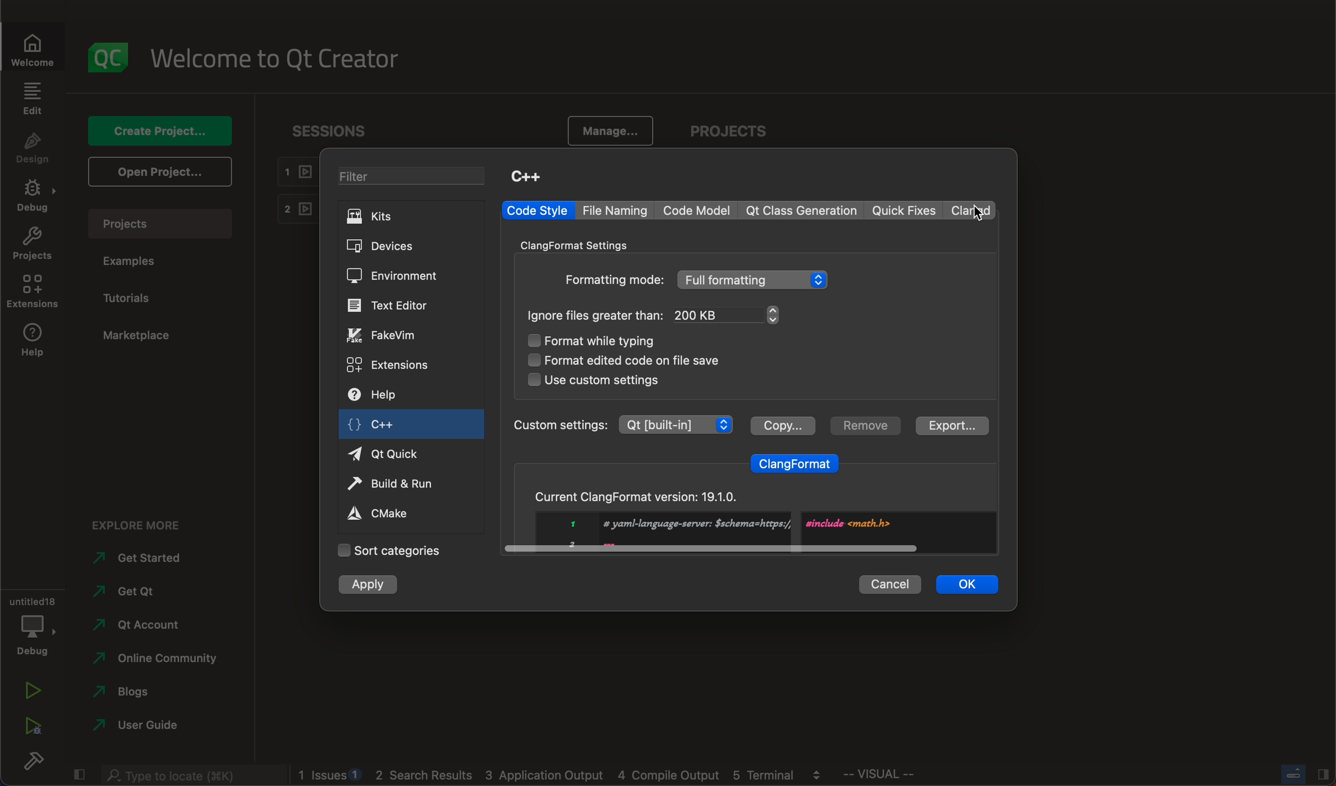  Describe the element at coordinates (537, 211) in the screenshot. I see `code style` at that location.